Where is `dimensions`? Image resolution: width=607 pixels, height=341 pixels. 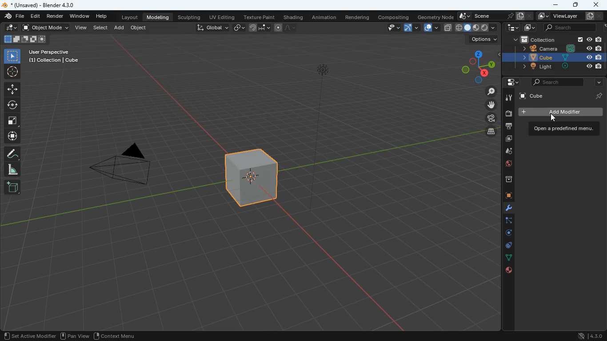 dimensions is located at coordinates (479, 66).